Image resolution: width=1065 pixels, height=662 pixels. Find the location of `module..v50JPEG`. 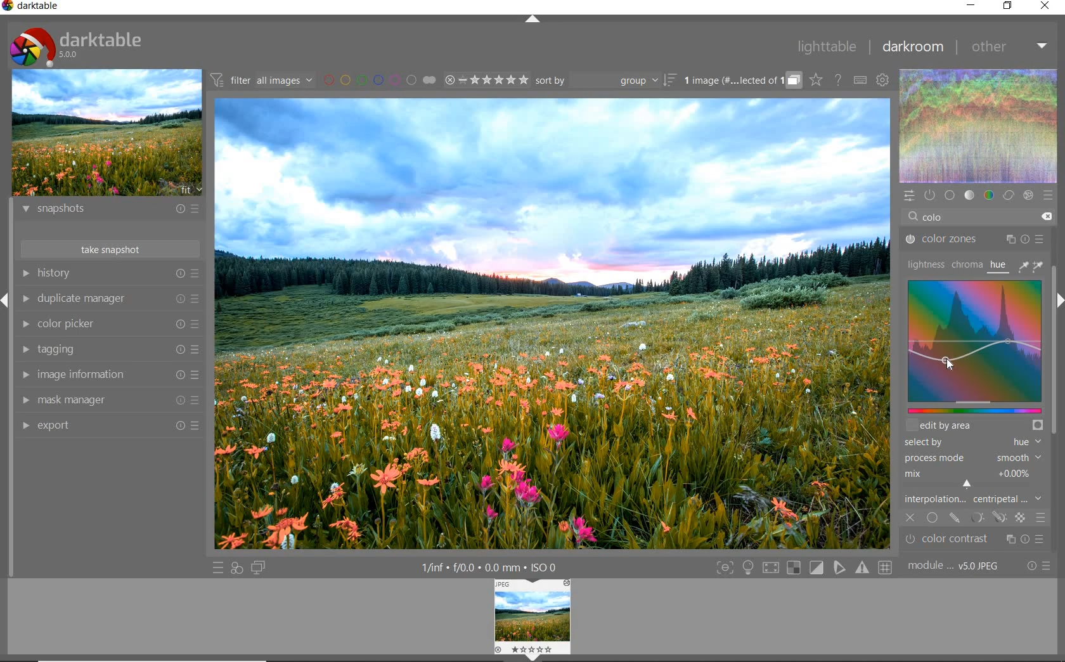

module..v50JPEG is located at coordinates (957, 566).